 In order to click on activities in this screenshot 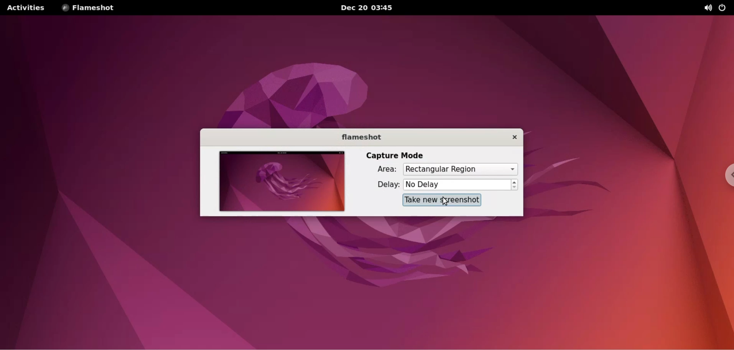, I will do `click(25, 8)`.